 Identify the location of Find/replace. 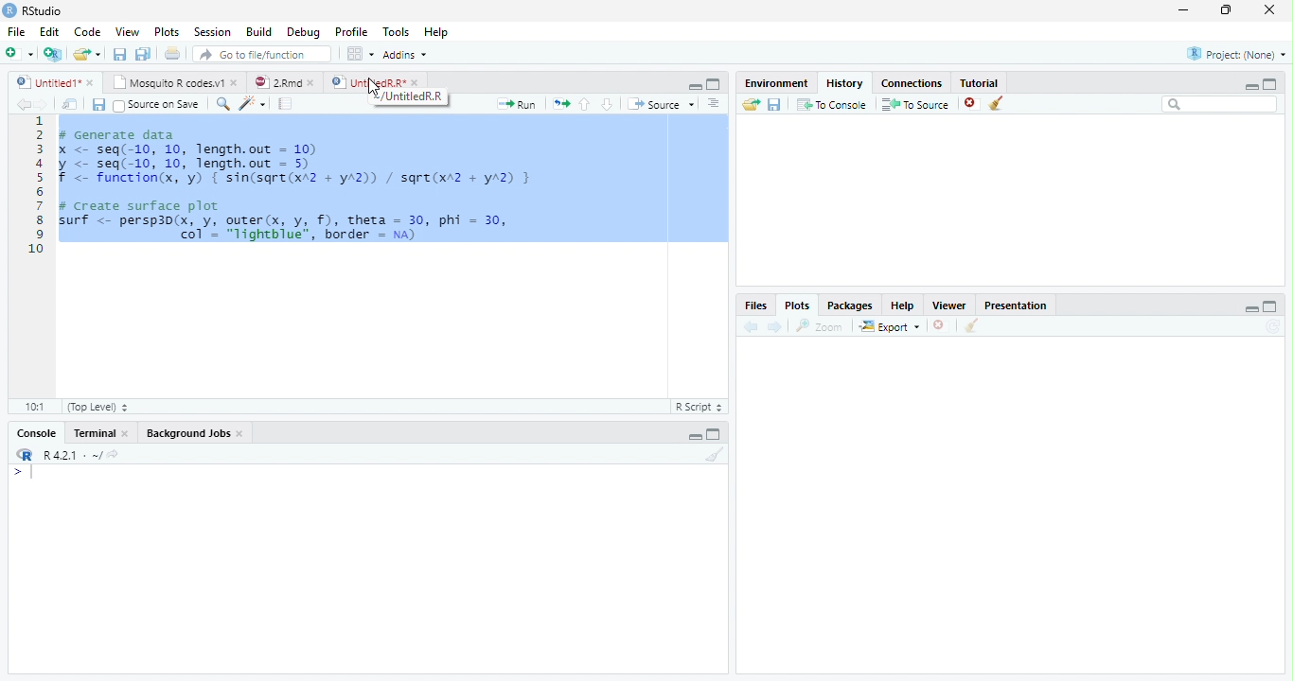
(221, 104).